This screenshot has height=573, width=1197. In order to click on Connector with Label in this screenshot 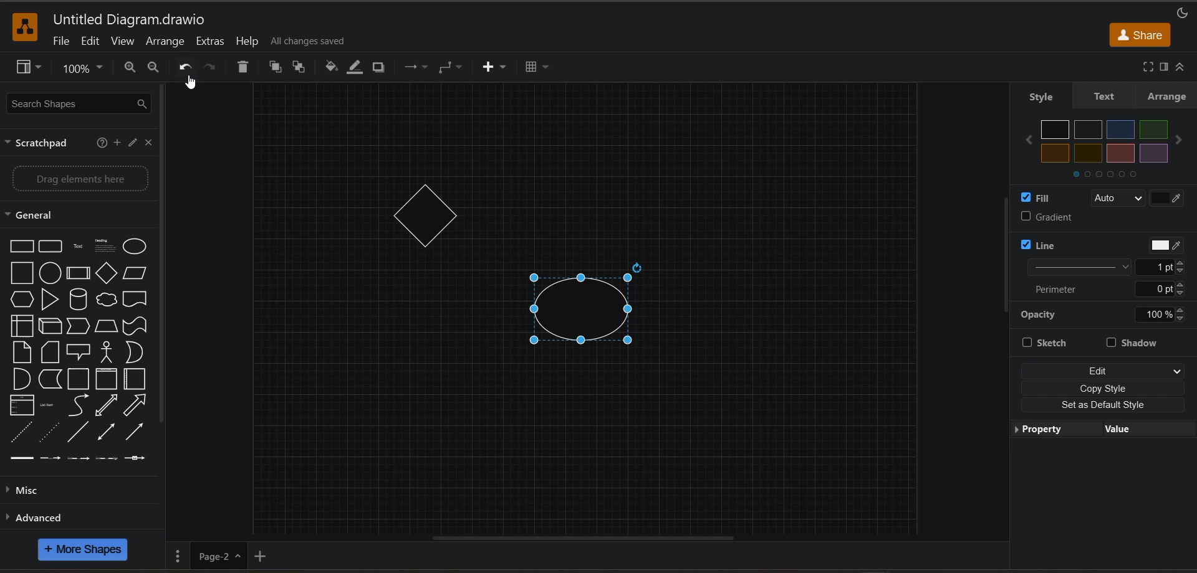, I will do `click(50, 458)`.